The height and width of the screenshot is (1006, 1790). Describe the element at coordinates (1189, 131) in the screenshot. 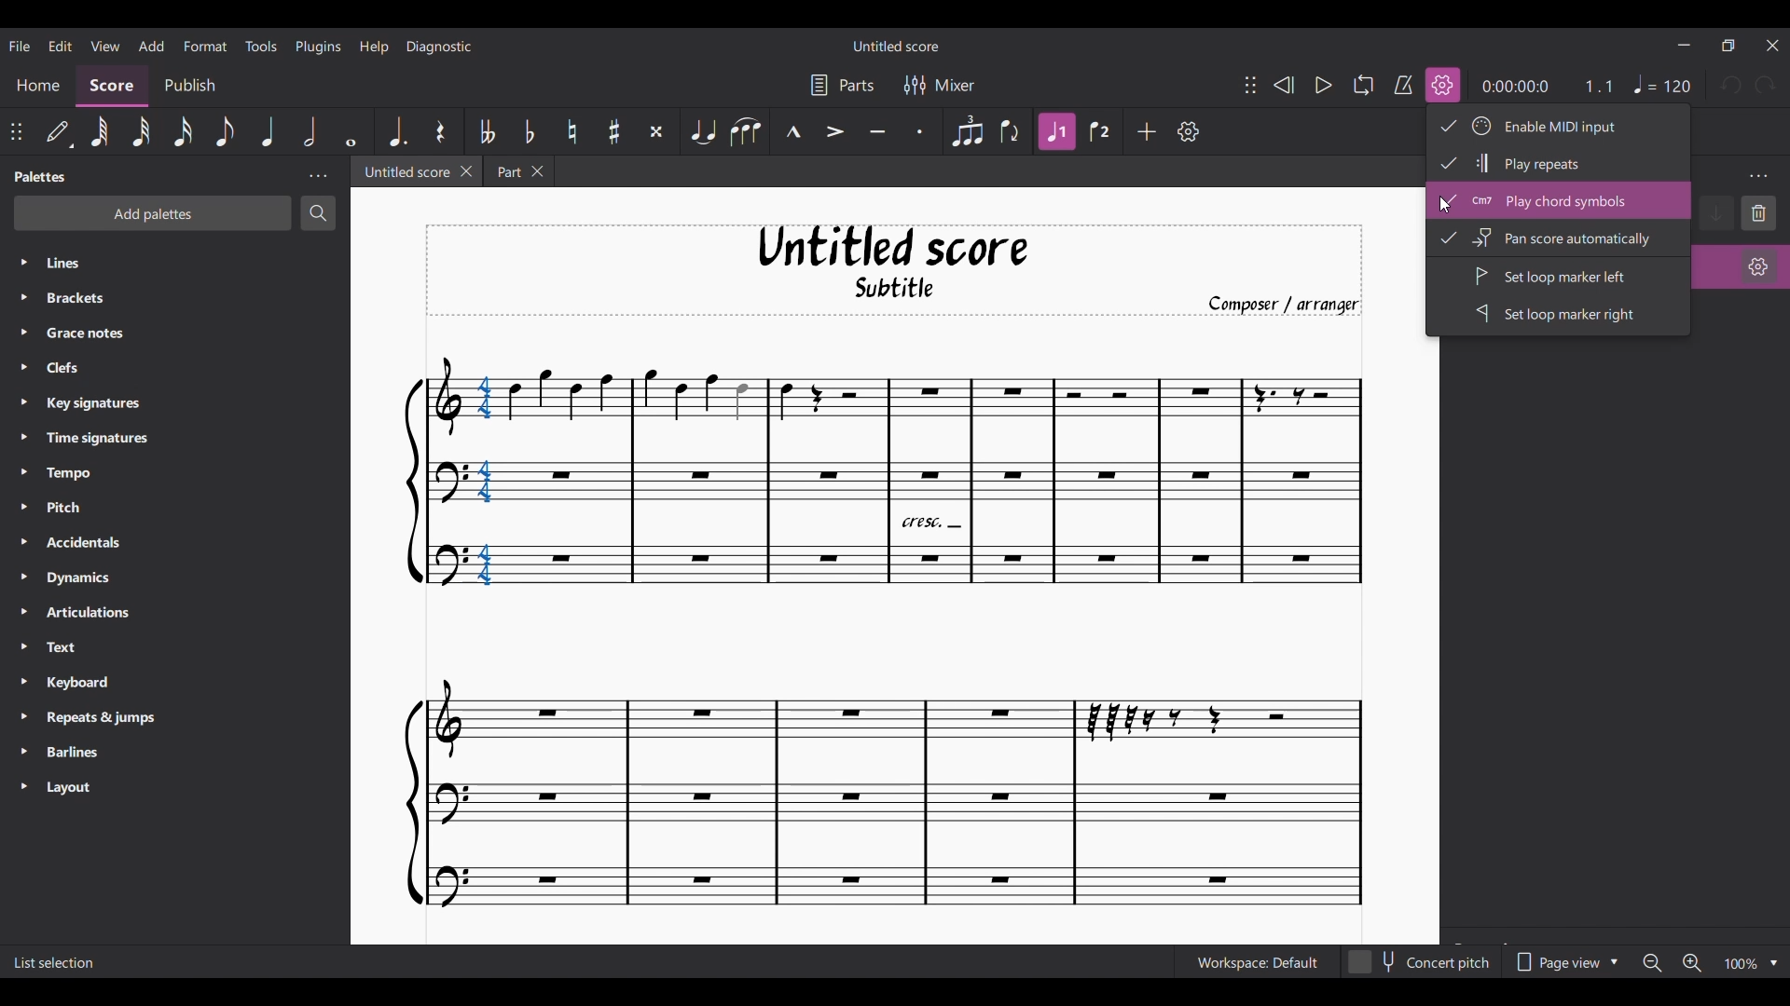

I see `Customize toolbar` at that location.